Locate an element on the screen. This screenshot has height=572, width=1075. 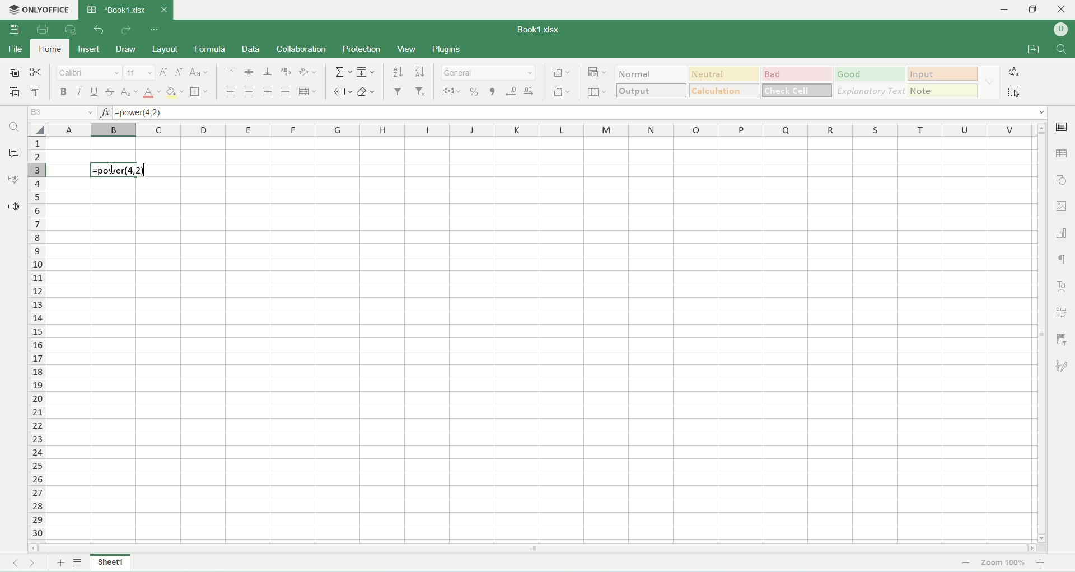
italic is located at coordinates (79, 92).